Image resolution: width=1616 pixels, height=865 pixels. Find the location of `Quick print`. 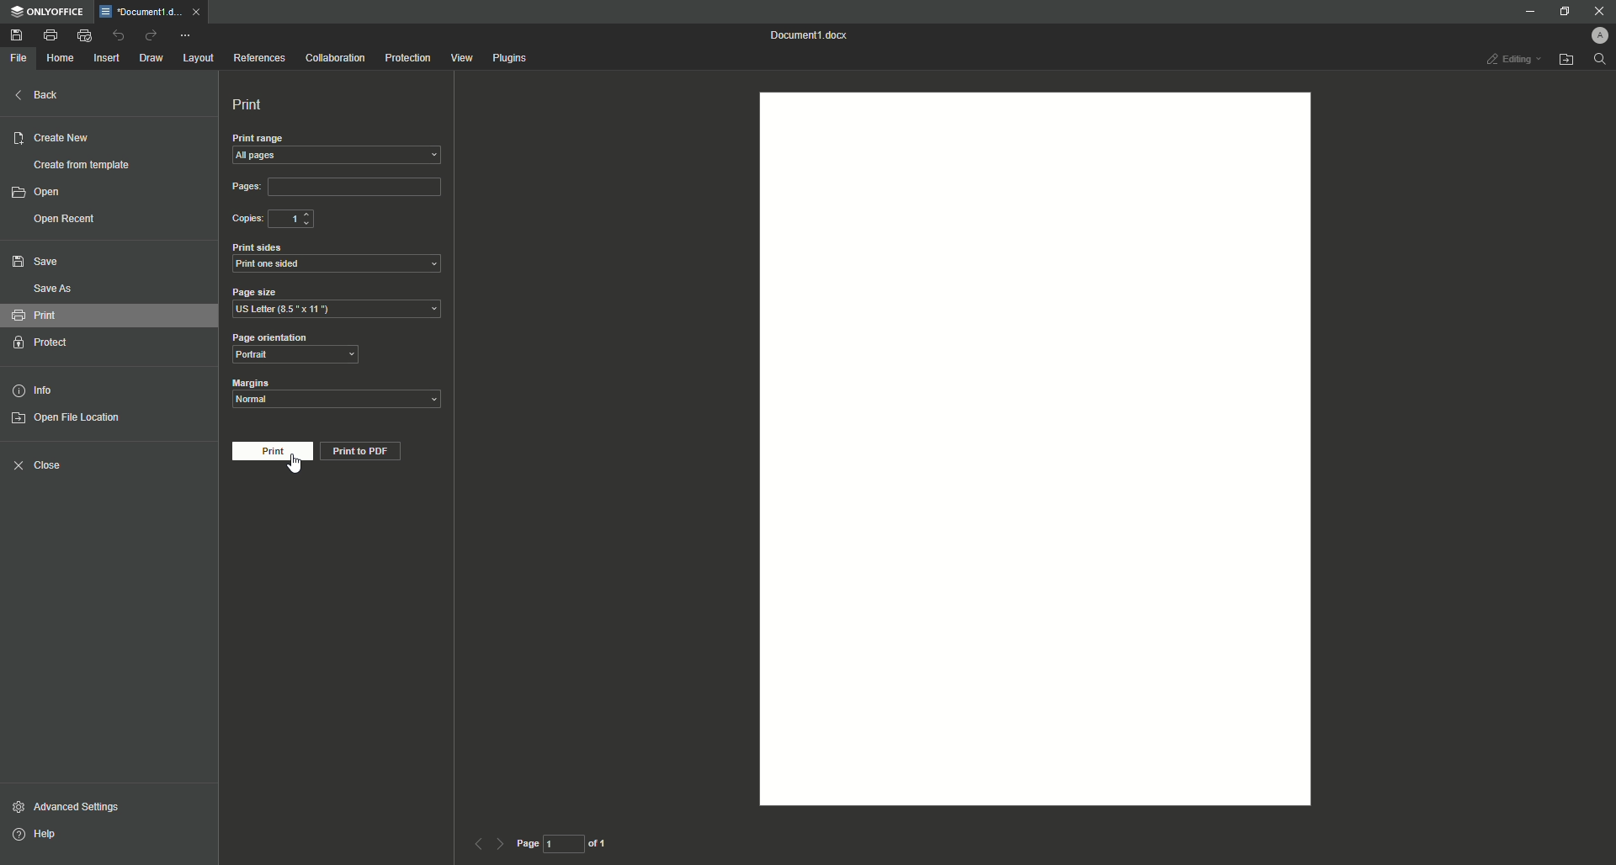

Quick print is located at coordinates (84, 35).